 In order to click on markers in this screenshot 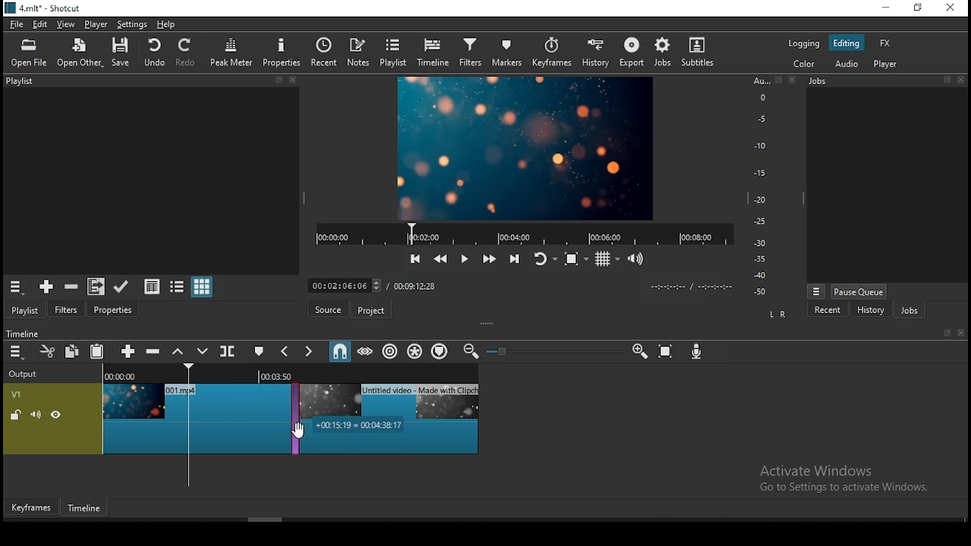, I will do `click(511, 52)`.